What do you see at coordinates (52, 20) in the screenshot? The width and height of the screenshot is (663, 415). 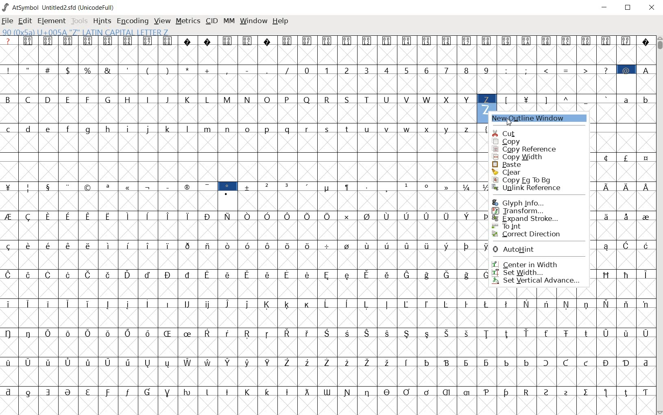 I see `element` at bounding box center [52, 20].